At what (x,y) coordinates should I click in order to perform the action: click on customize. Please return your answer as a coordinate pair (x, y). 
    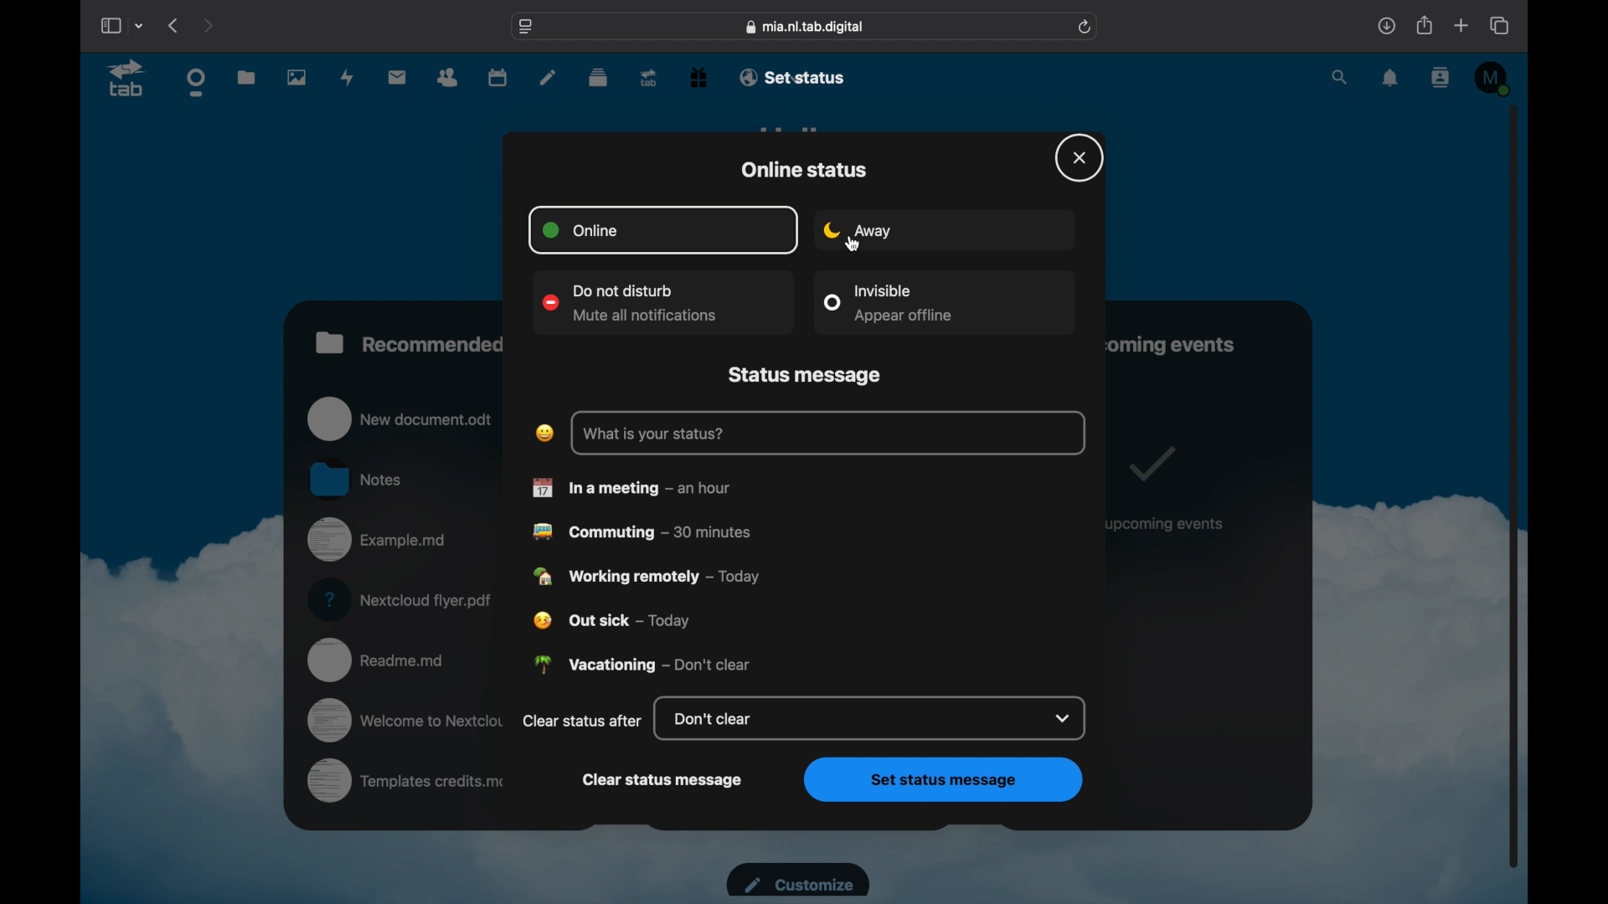
    Looking at the image, I should click on (798, 880).